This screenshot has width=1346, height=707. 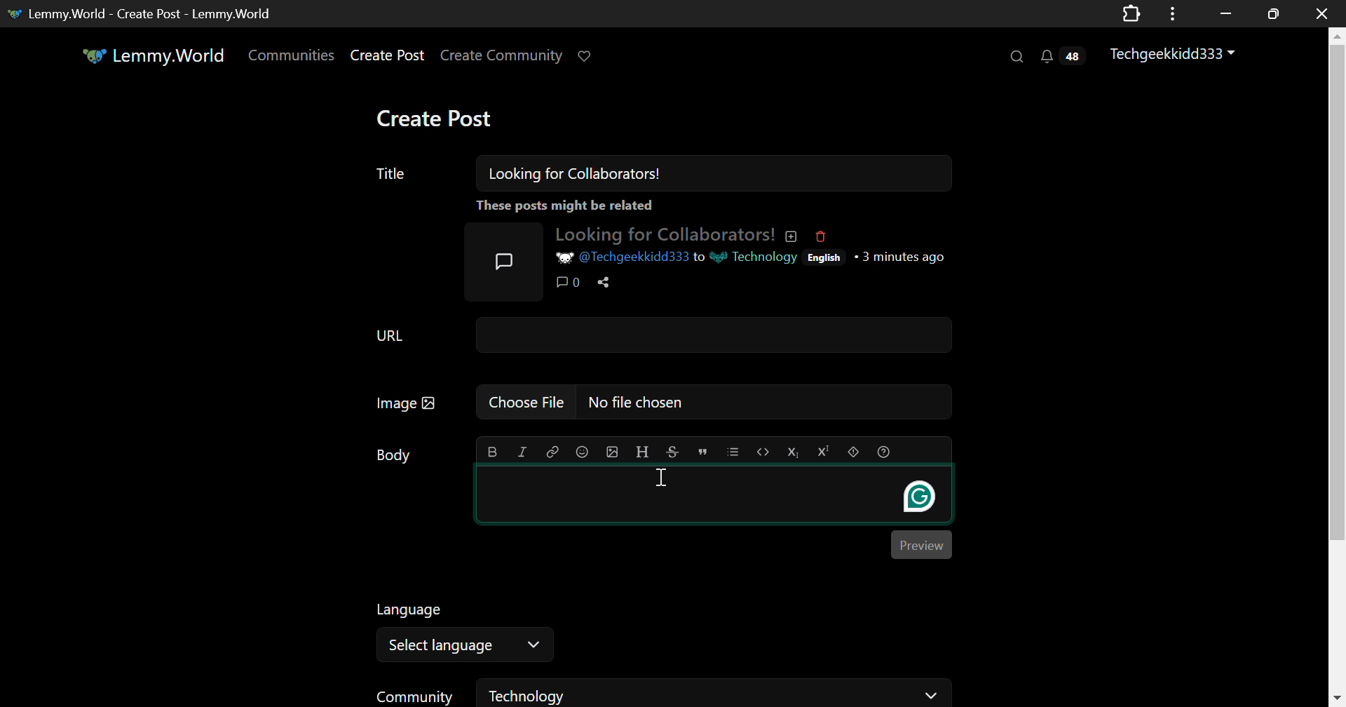 I want to click on Technology, so click(x=756, y=257).